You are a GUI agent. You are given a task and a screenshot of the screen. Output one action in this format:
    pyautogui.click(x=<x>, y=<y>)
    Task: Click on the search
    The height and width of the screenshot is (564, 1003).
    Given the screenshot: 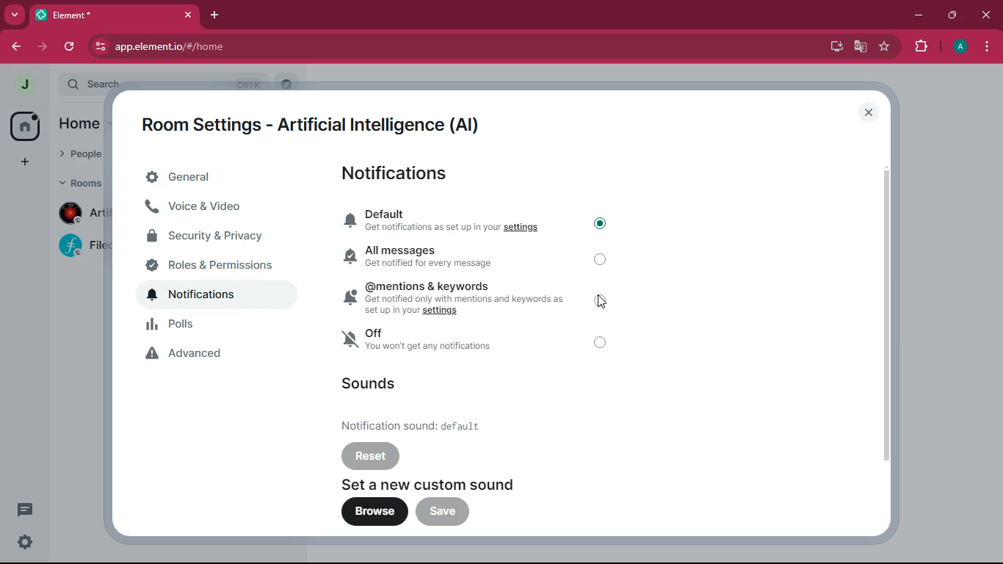 What is the action you would take?
    pyautogui.click(x=159, y=83)
    